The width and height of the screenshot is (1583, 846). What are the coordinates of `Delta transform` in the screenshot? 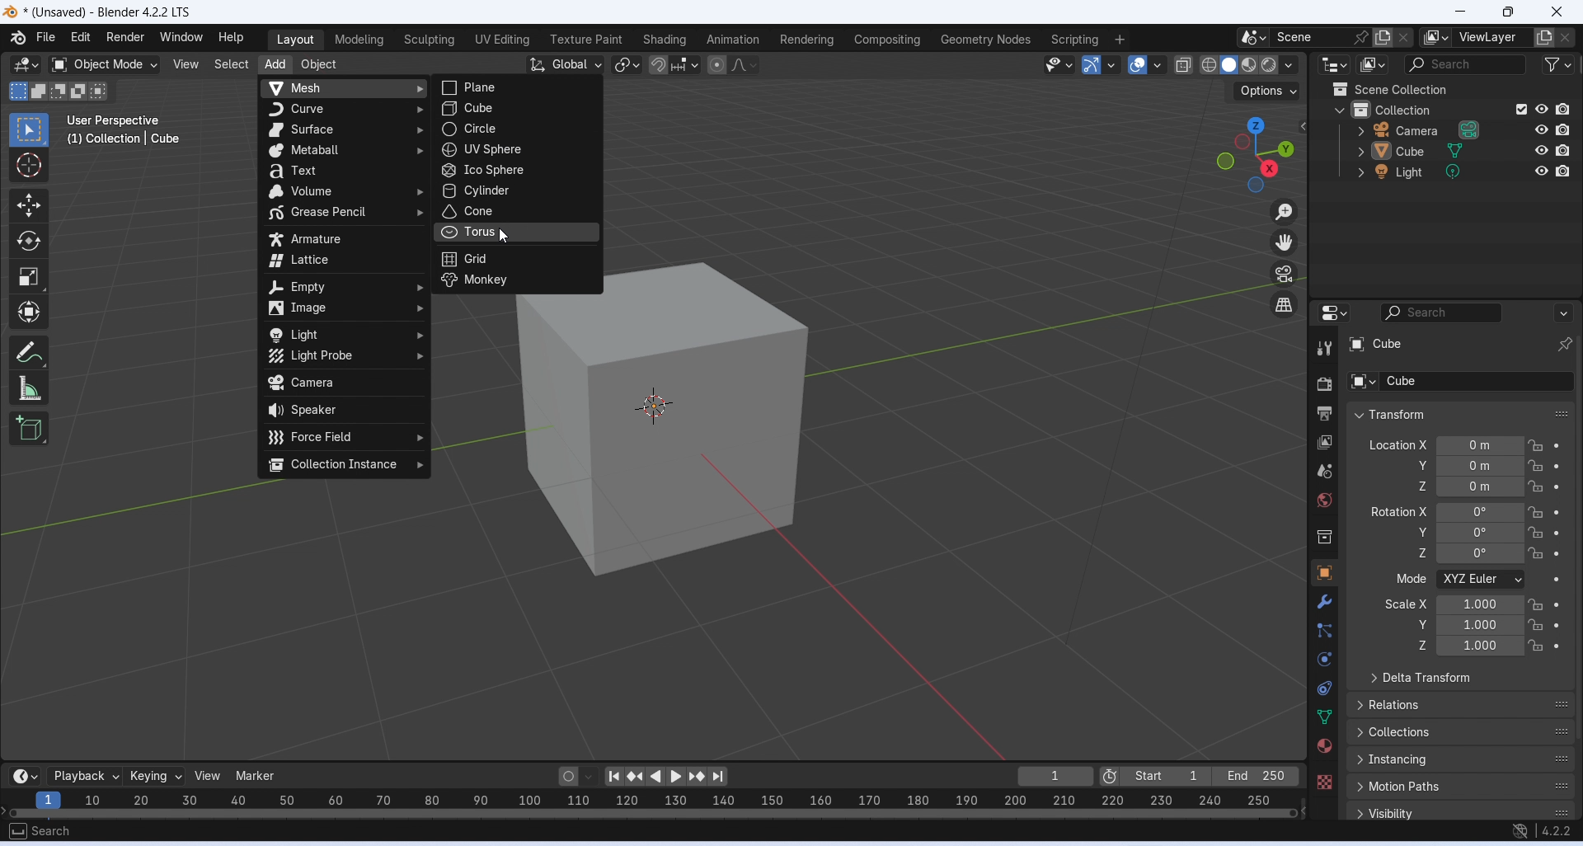 It's located at (1421, 679).